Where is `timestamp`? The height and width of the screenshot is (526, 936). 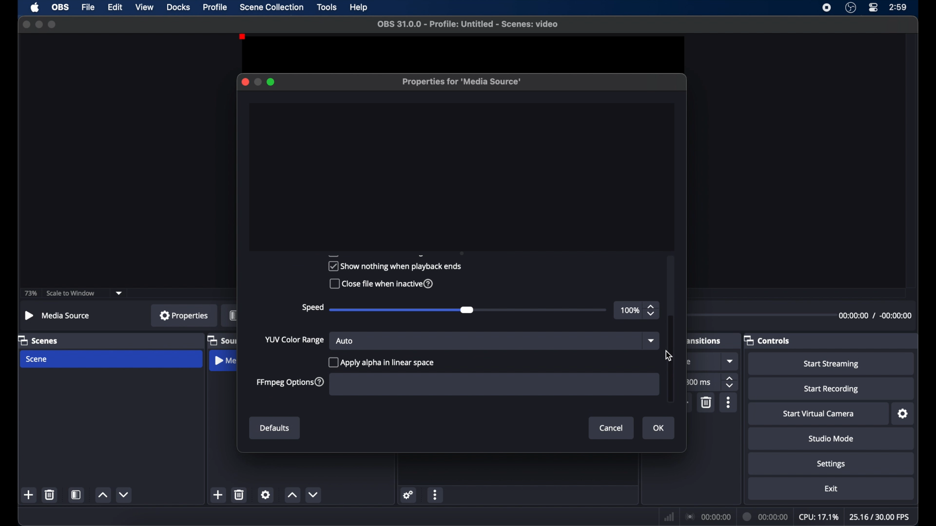 timestamp is located at coordinates (877, 315).